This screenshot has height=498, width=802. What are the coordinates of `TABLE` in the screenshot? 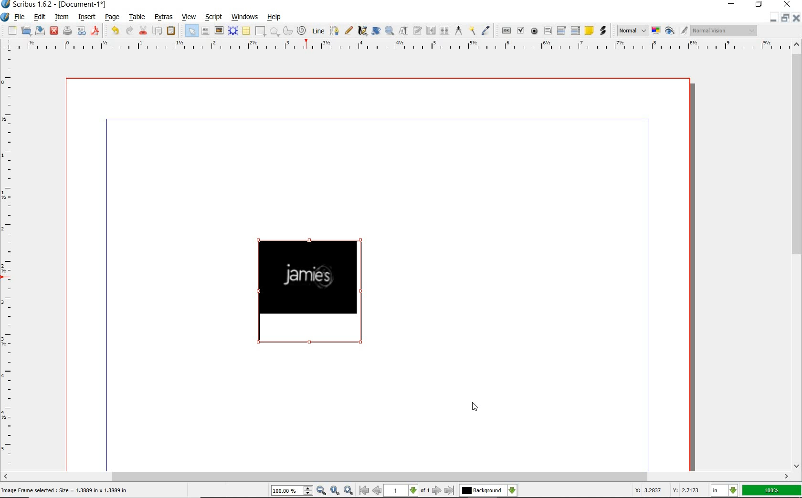 It's located at (246, 31).